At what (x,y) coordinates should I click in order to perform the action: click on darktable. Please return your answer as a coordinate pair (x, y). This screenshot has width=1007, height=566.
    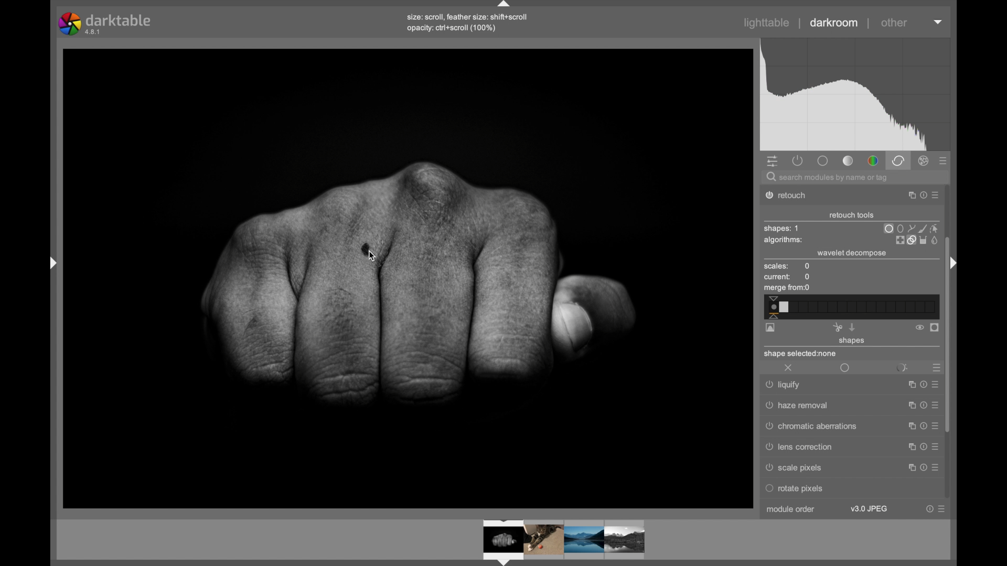
    Looking at the image, I should click on (106, 24).